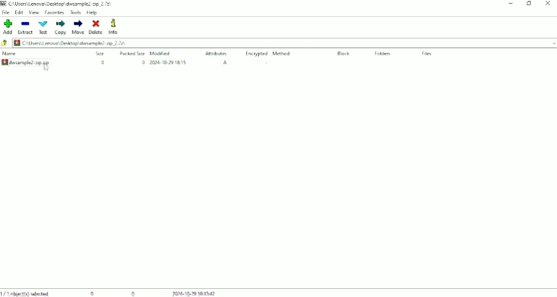  I want to click on Copy, so click(61, 27).